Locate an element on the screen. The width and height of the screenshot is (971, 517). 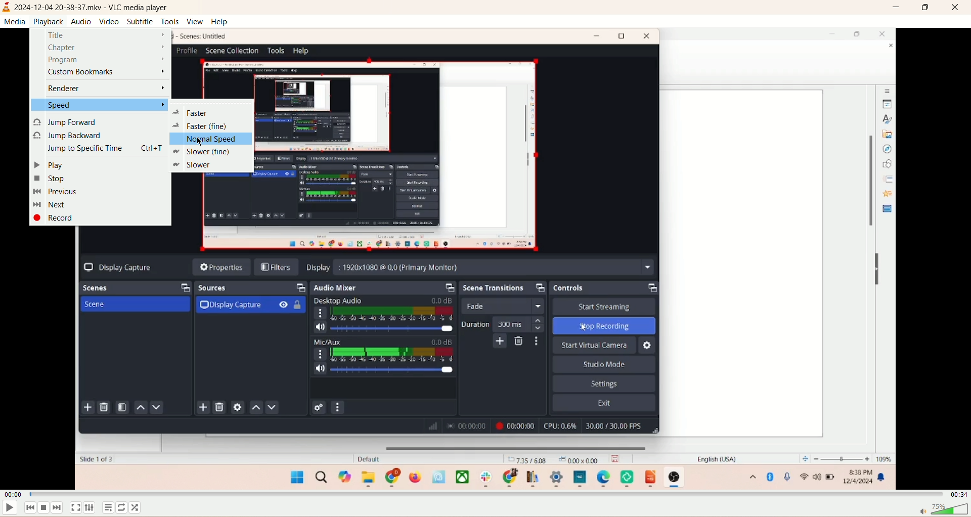
stop is located at coordinates (43, 508).